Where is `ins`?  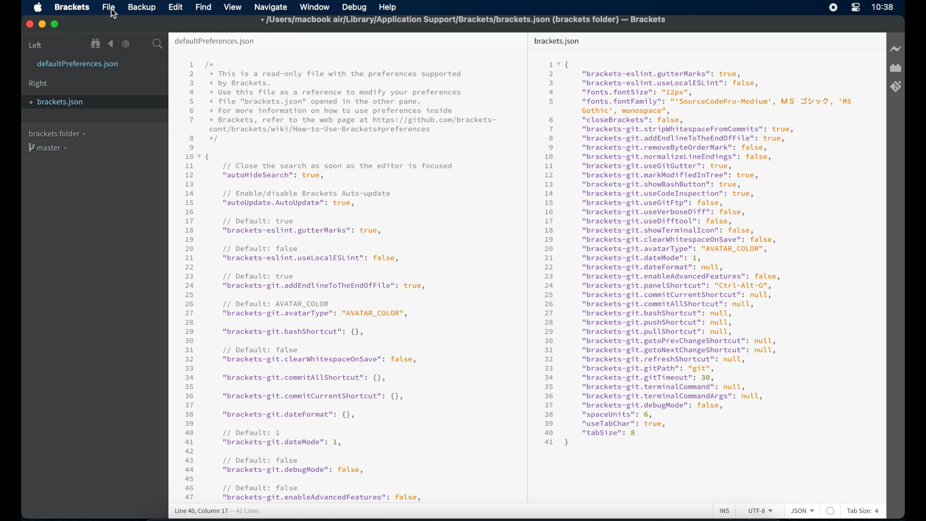
ins is located at coordinates (724, 511).